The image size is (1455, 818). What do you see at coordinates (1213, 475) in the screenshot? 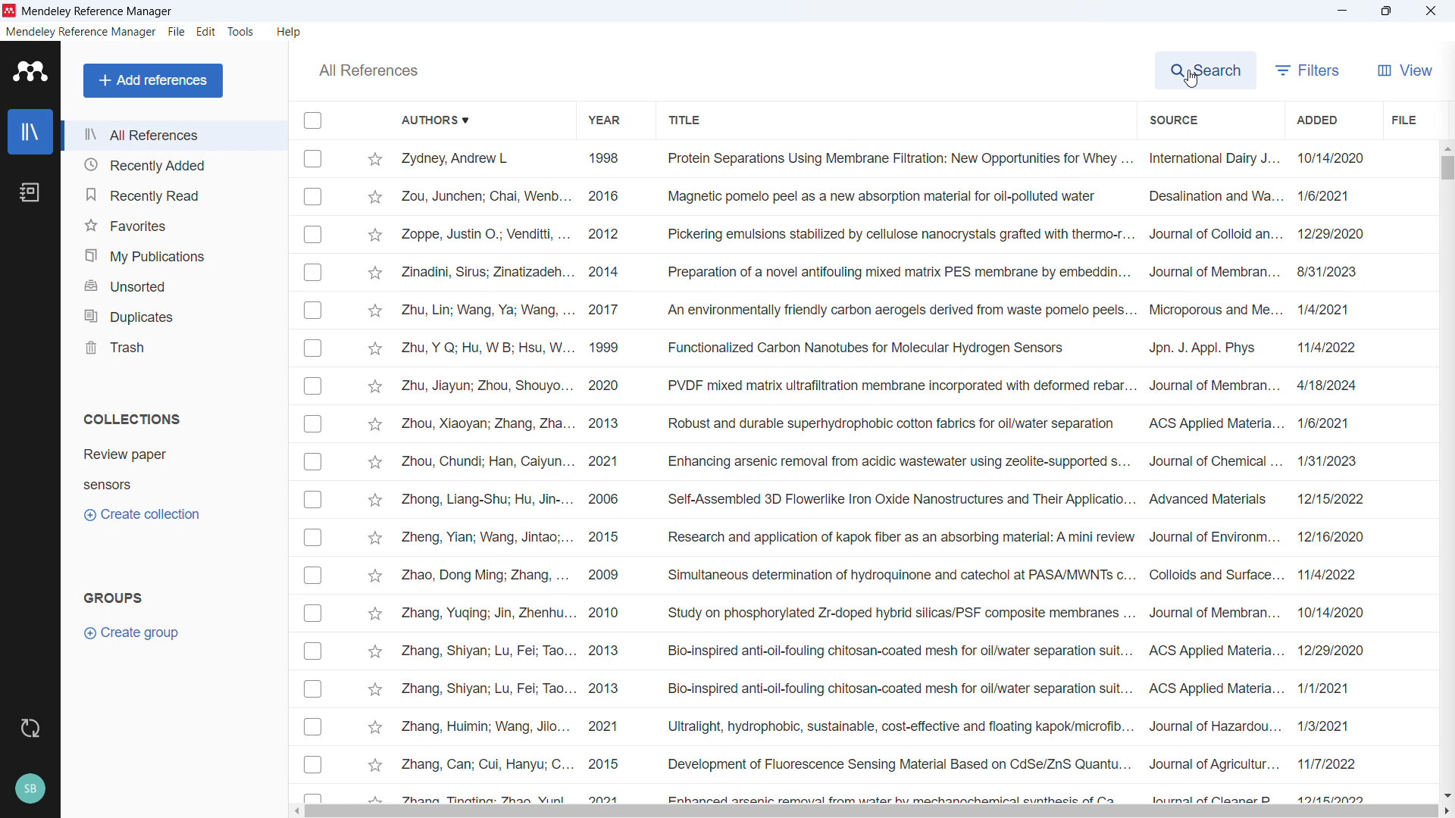
I see `Source of individual entries ` at bounding box center [1213, 475].